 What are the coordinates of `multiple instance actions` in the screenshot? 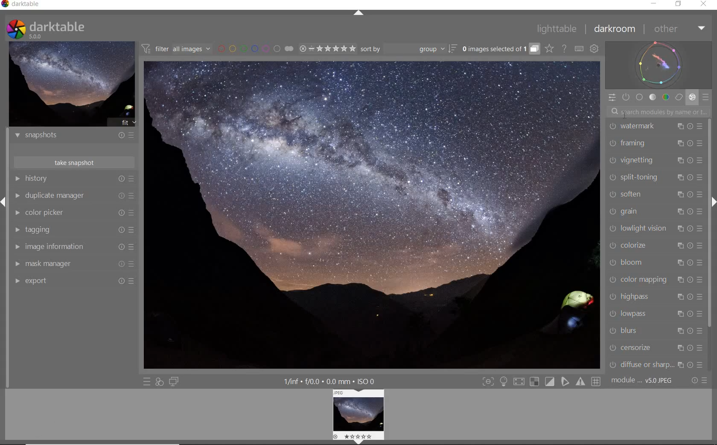 It's located at (679, 313).